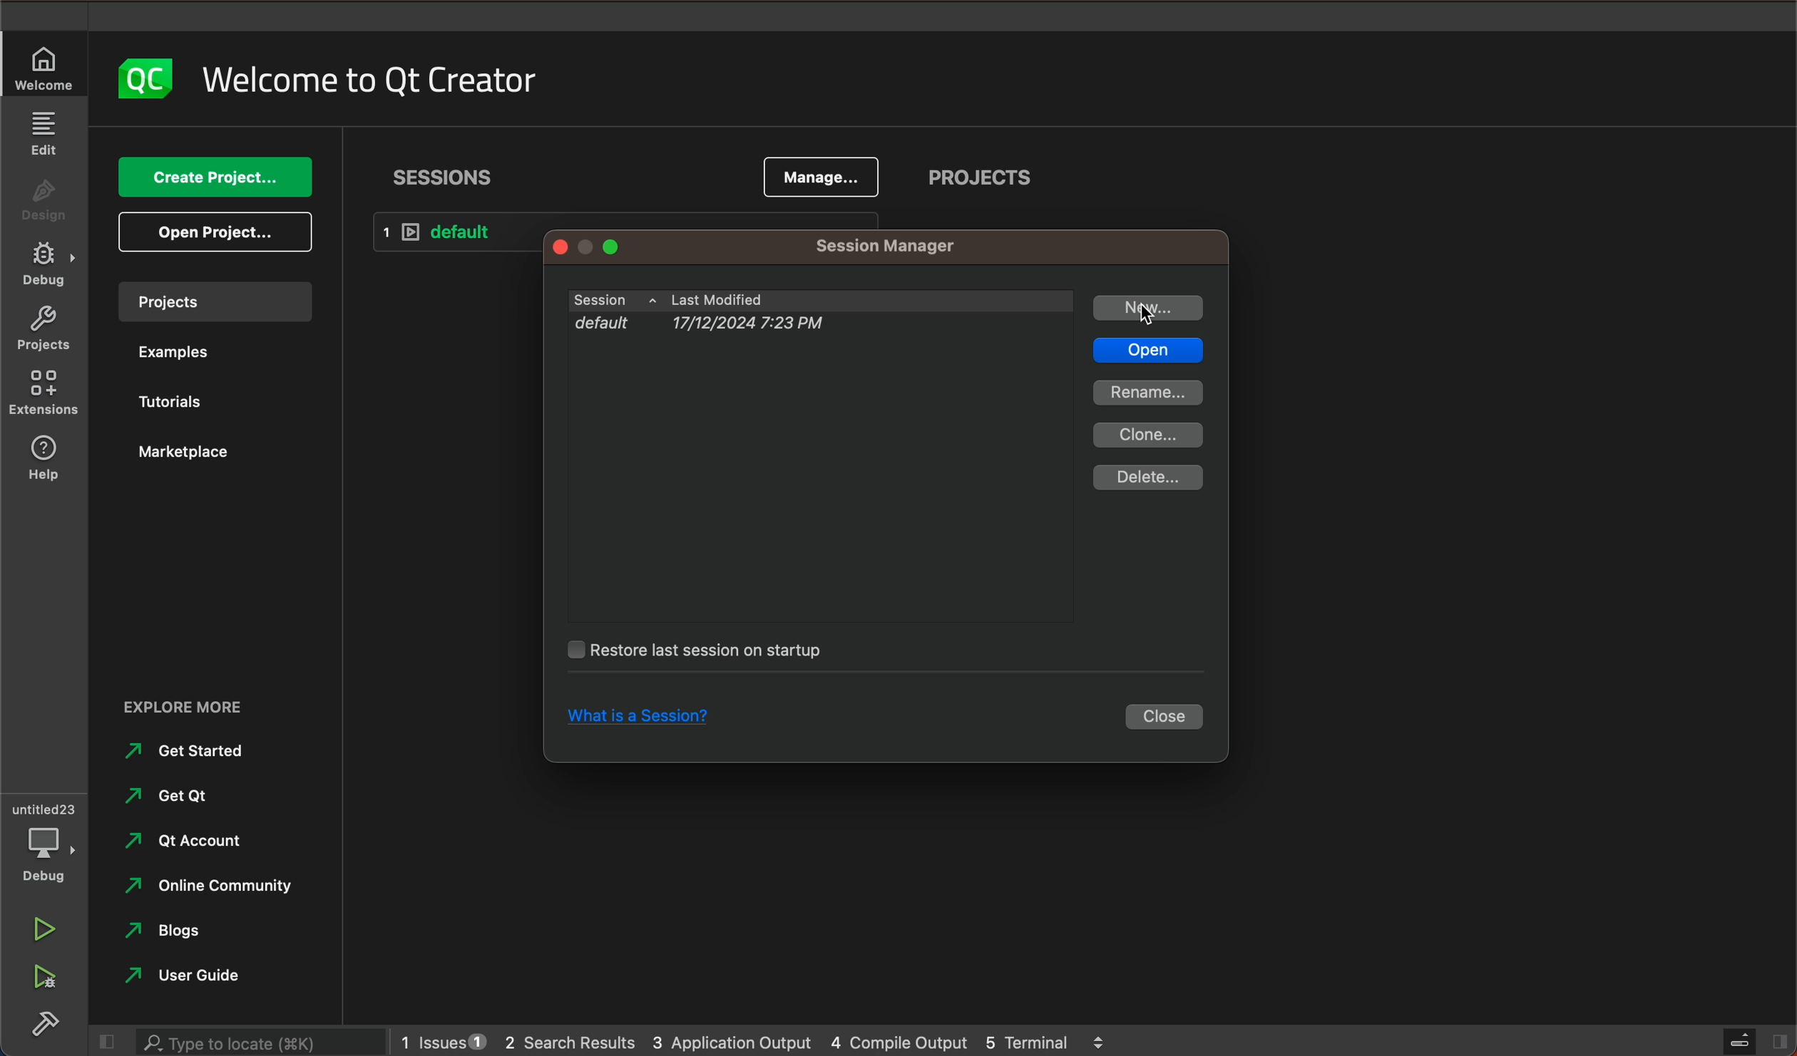 The height and width of the screenshot is (1056, 1797). What do you see at coordinates (1152, 435) in the screenshot?
I see `clone` at bounding box center [1152, 435].